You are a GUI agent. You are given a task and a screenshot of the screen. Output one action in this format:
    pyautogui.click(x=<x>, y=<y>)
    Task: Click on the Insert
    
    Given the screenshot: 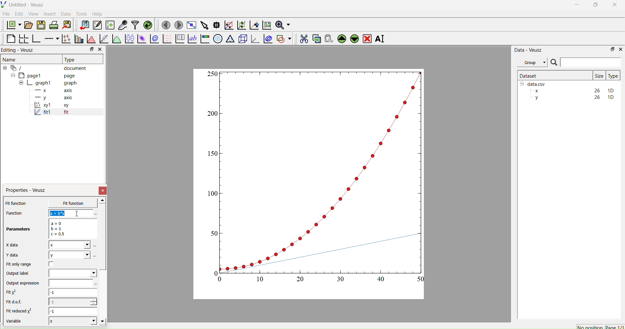 What is the action you would take?
    pyautogui.click(x=51, y=14)
    